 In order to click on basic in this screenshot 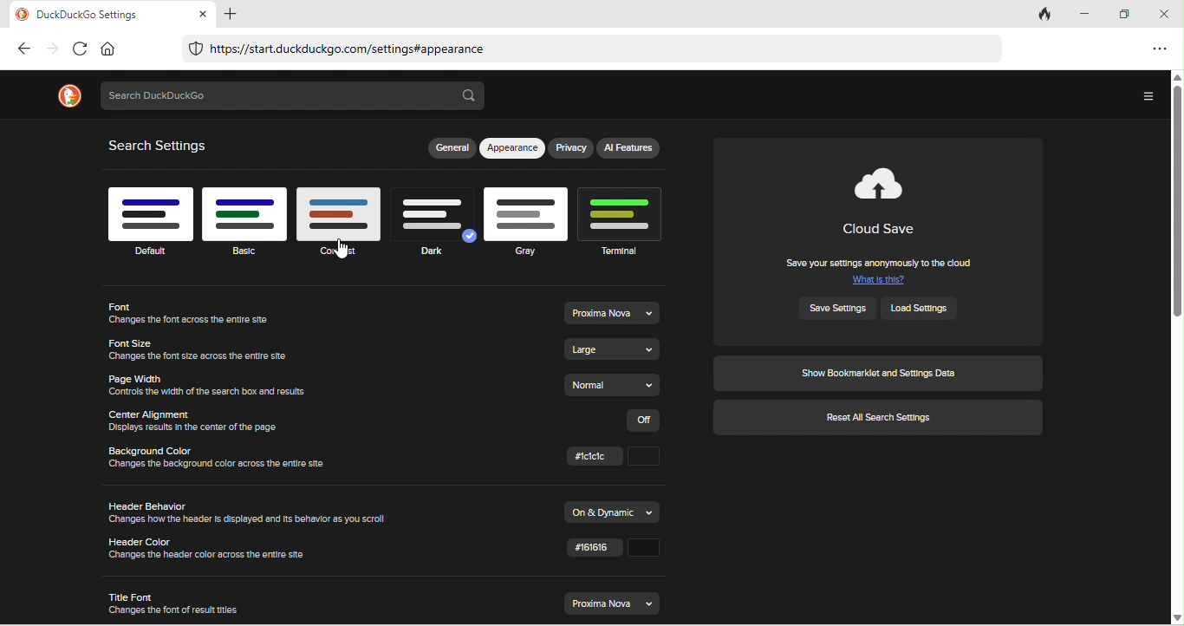, I will do `click(245, 222)`.